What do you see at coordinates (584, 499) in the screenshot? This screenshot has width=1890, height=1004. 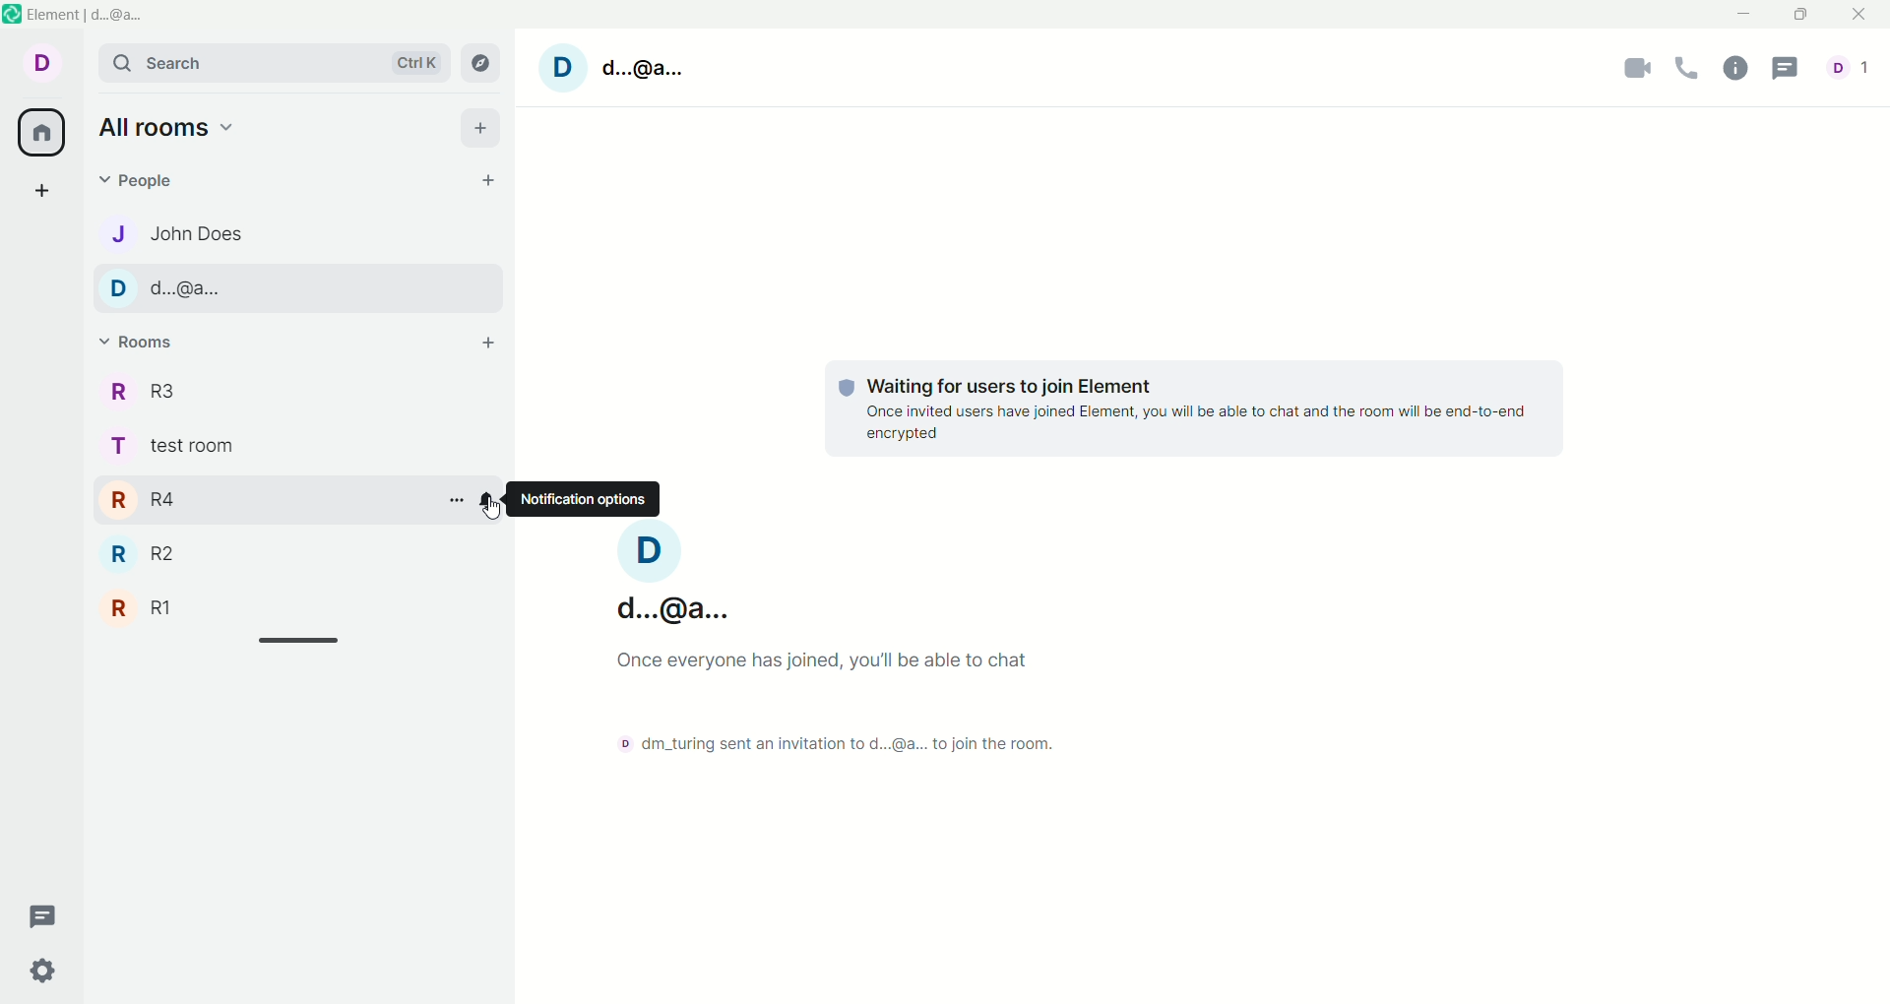 I see `notification options` at bounding box center [584, 499].